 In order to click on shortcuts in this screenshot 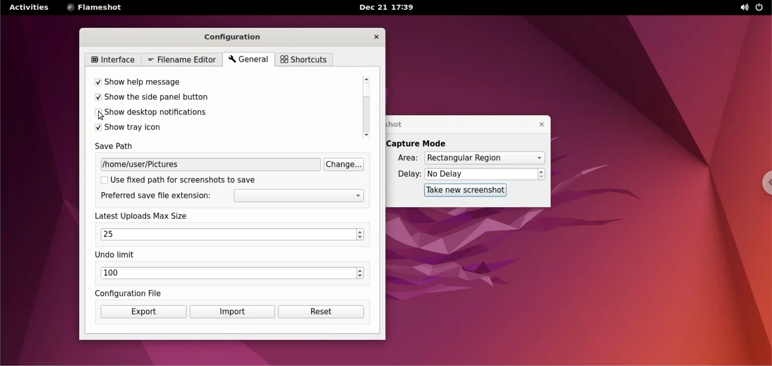, I will do `click(303, 60)`.